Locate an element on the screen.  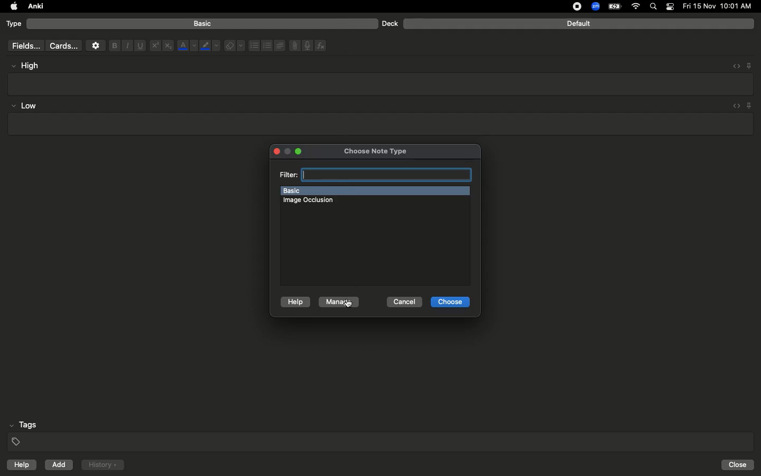
Bullet is located at coordinates (254, 45).